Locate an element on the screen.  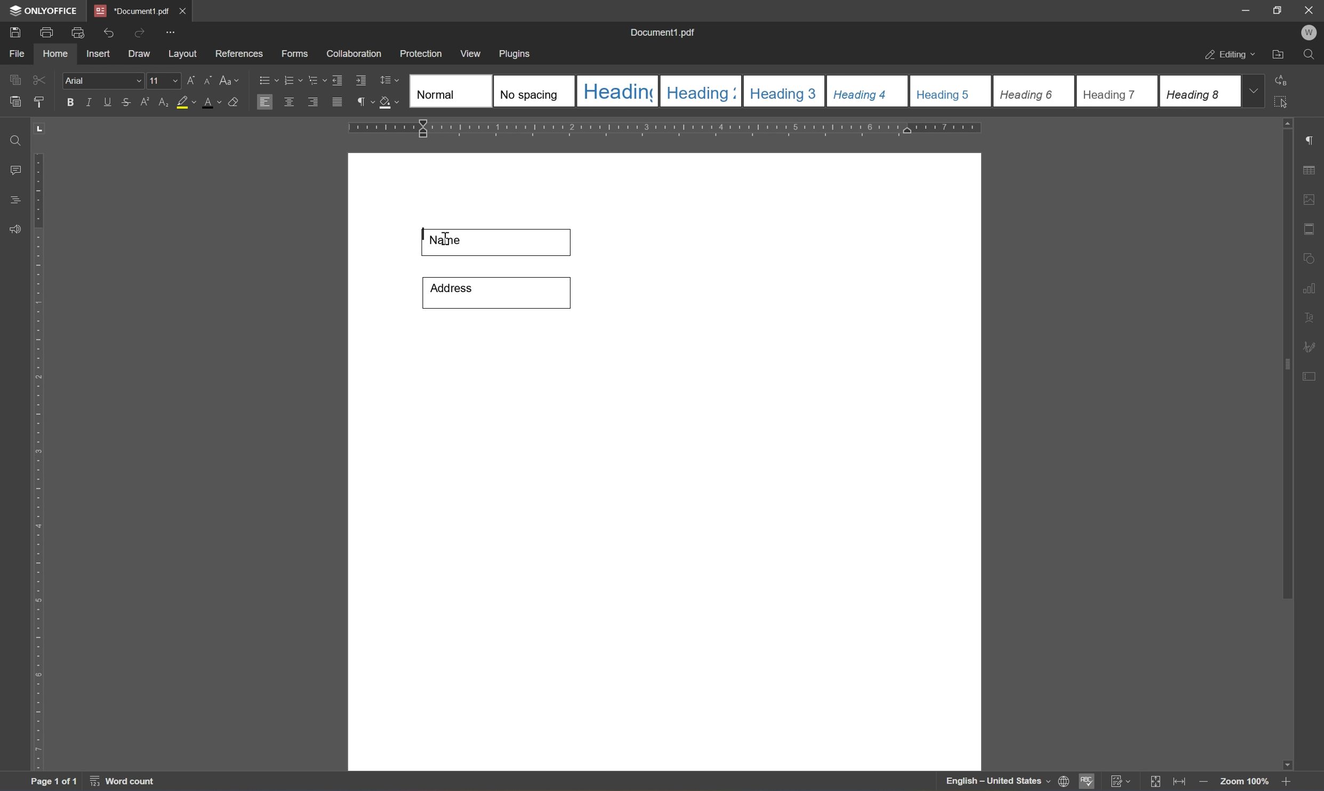
find is located at coordinates (12, 138).